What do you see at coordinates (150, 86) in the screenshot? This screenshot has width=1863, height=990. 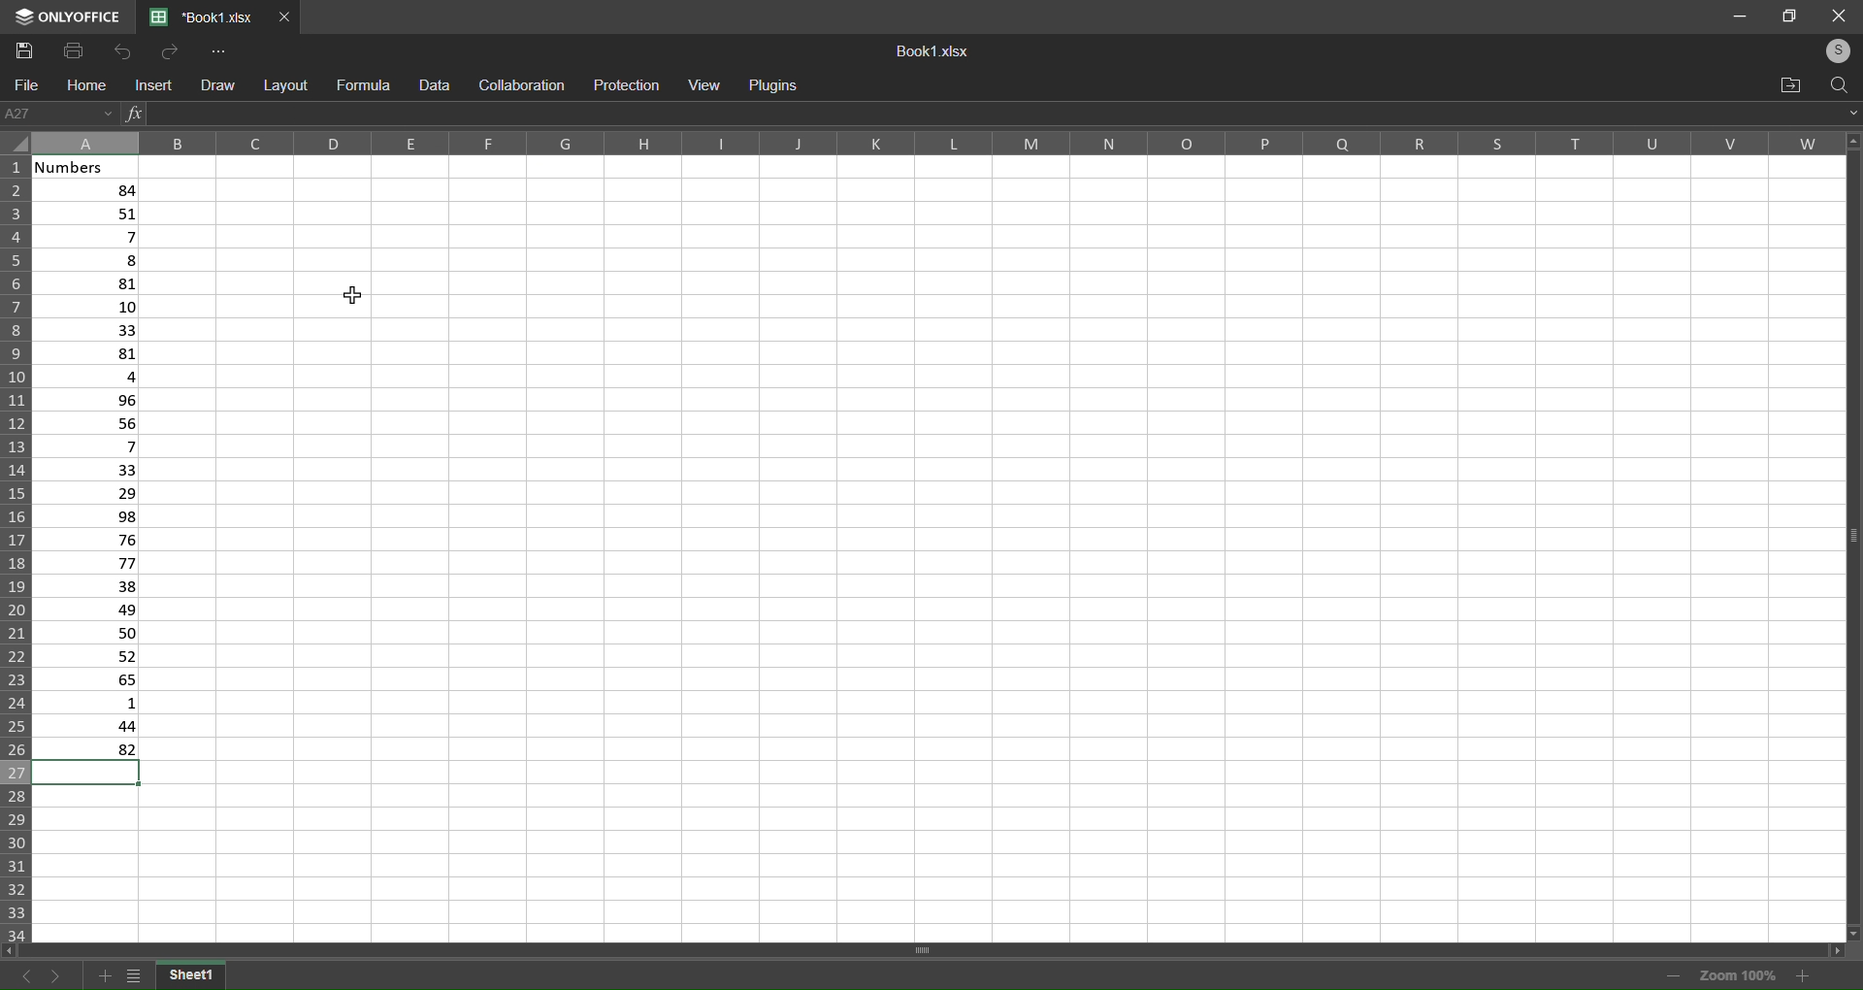 I see `insert` at bounding box center [150, 86].